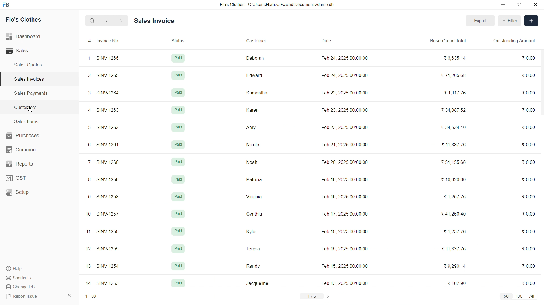 This screenshot has width=544, height=305. What do you see at coordinates (454, 249) in the screenshot?
I see `311,337.76` at bounding box center [454, 249].